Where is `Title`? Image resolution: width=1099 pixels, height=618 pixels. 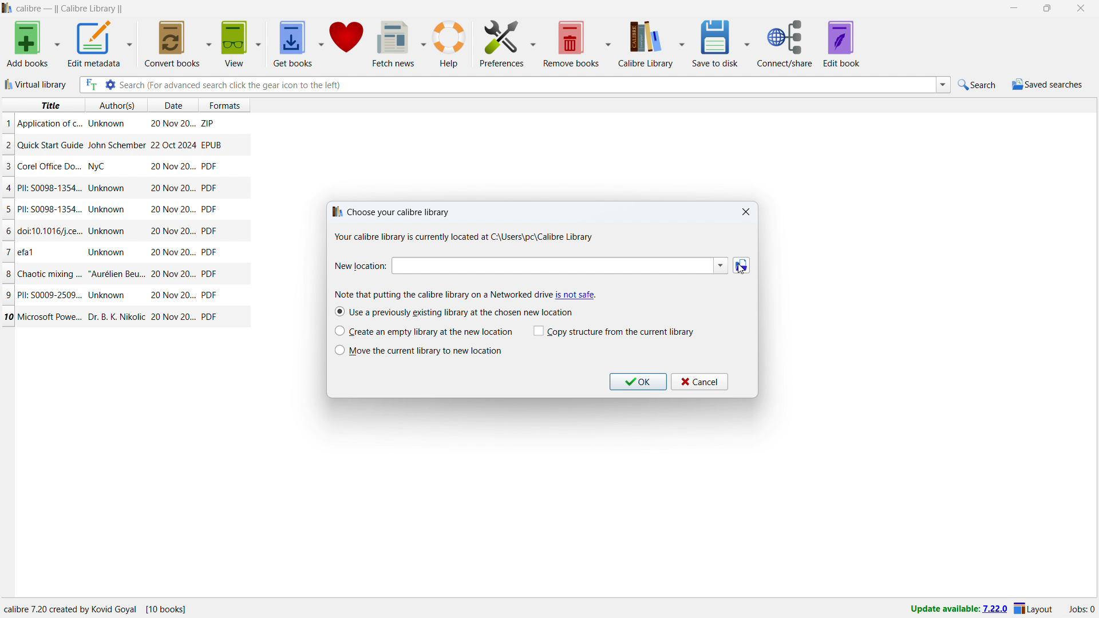
Title is located at coordinates (53, 166).